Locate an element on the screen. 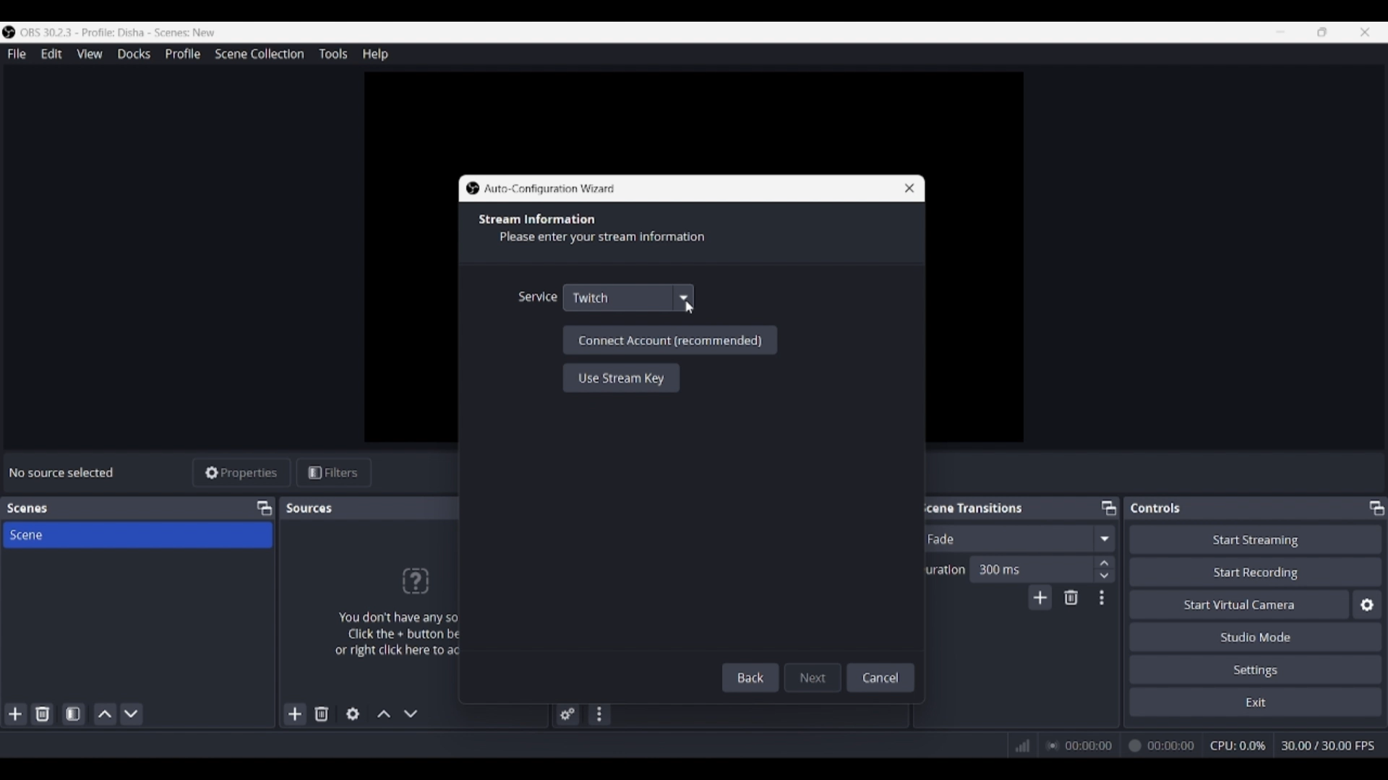 This screenshot has height=780, width=1388. Start recording is located at coordinates (1256, 571).